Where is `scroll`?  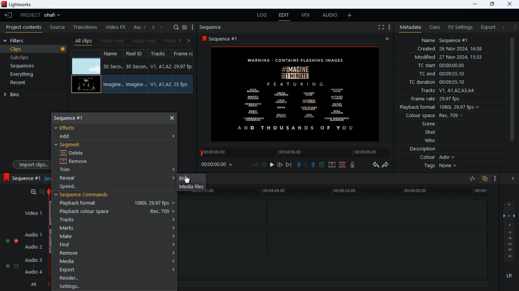 scroll is located at coordinates (511, 95).